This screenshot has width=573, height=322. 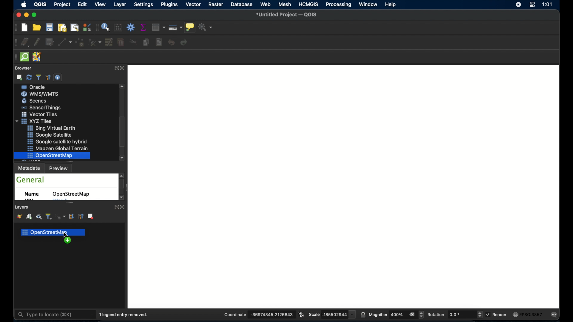 What do you see at coordinates (60, 169) in the screenshot?
I see `preview` at bounding box center [60, 169].